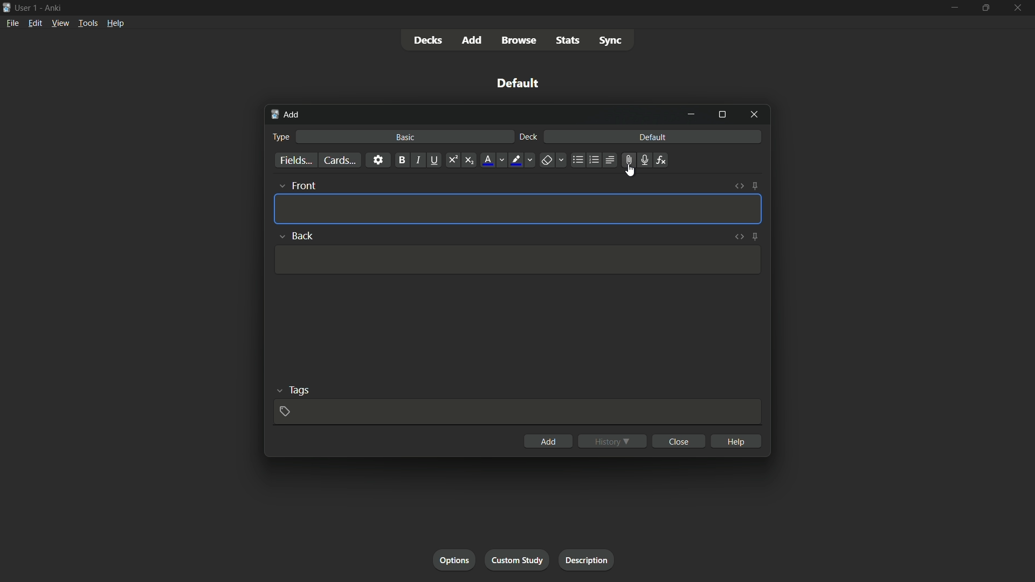  I want to click on browse, so click(518, 41).